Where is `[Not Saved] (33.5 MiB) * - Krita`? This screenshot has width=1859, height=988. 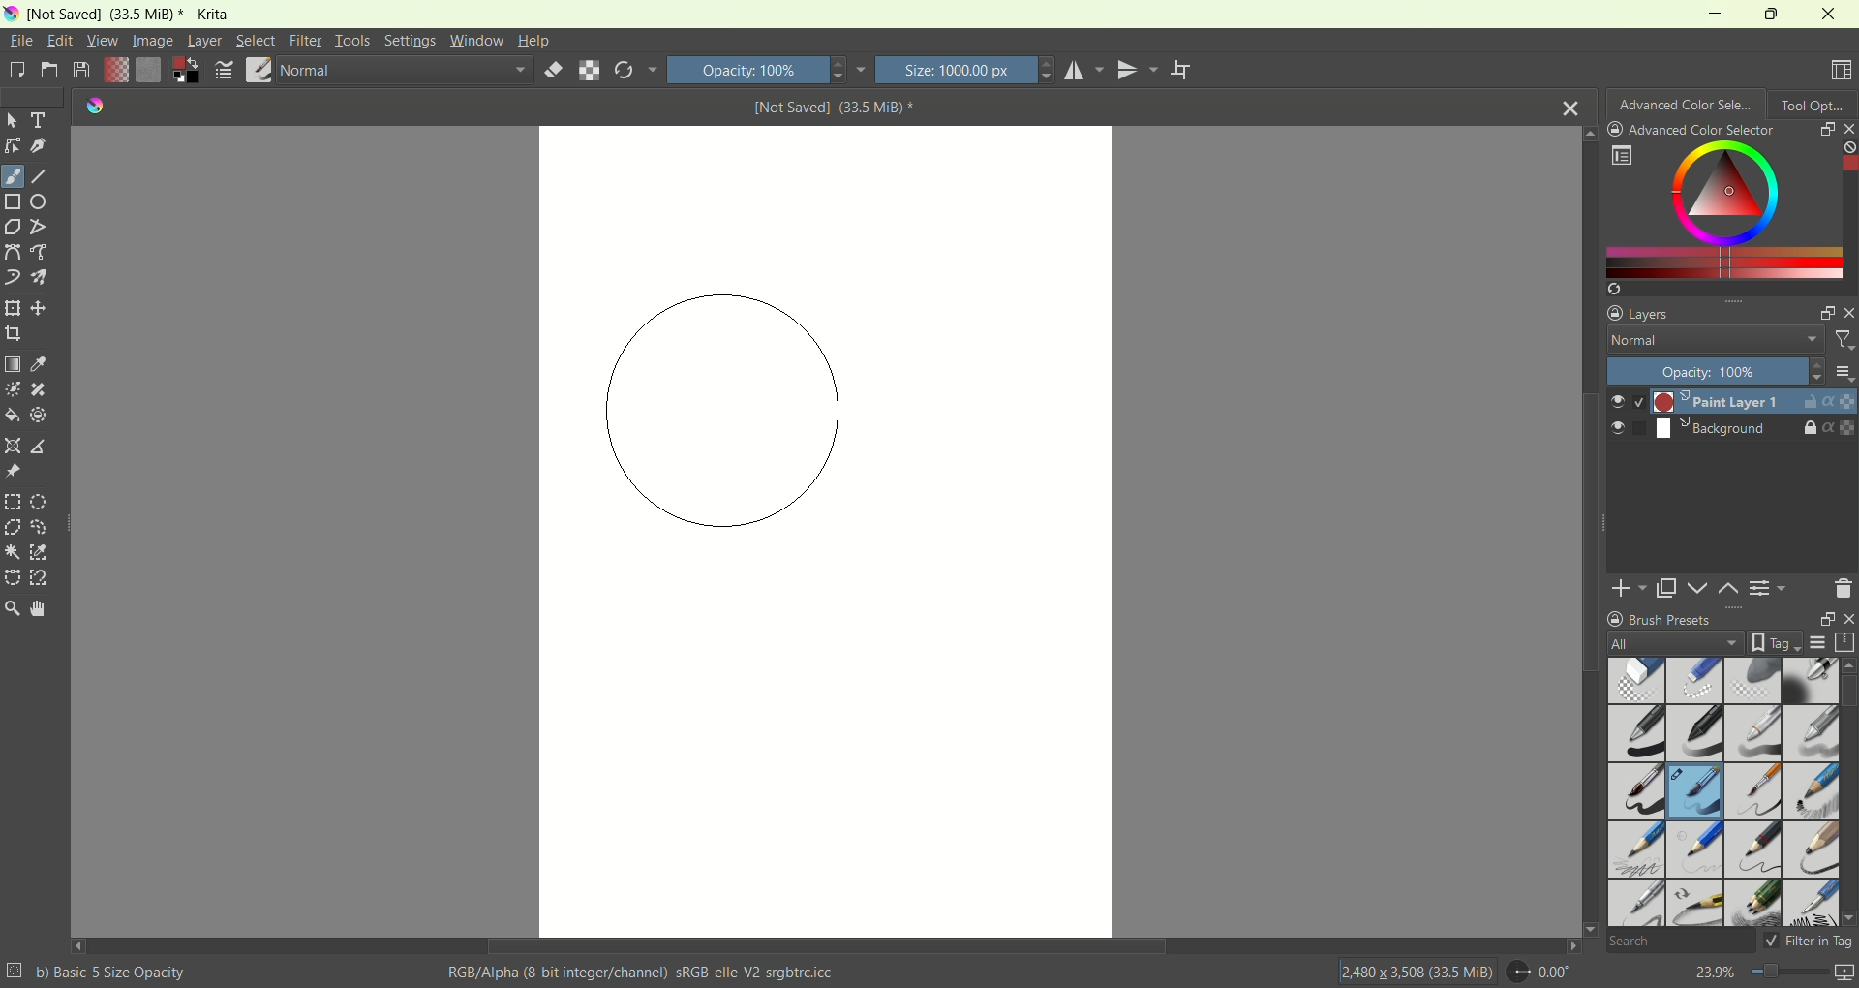
[Not Saved] (33.5 MiB) * - Krita is located at coordinates (130, 15).